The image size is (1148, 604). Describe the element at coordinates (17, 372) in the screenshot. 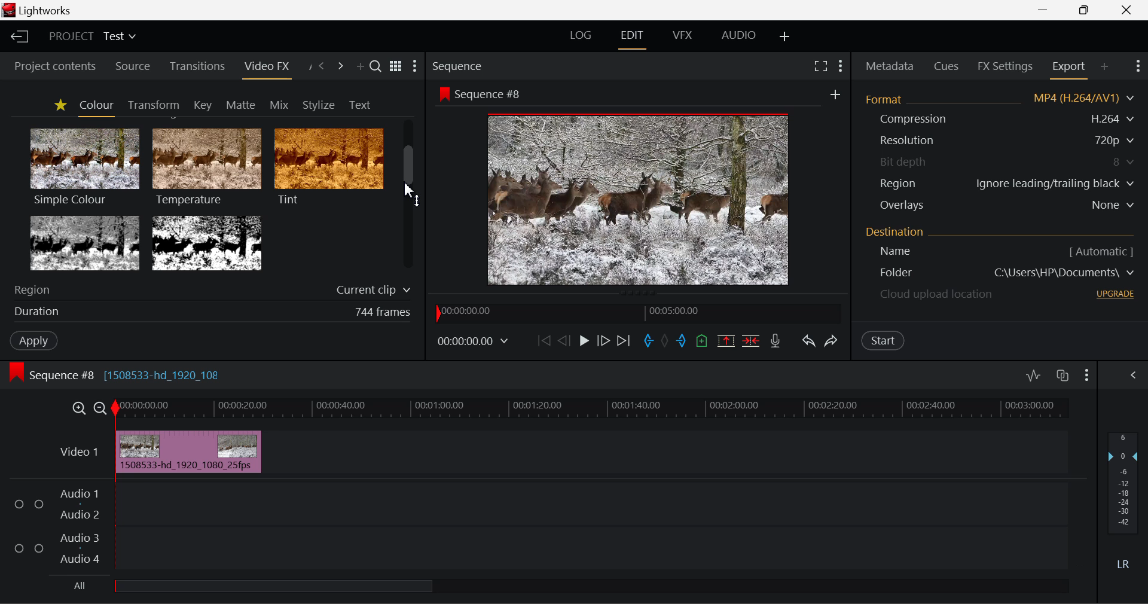

I see `icon` at that location.